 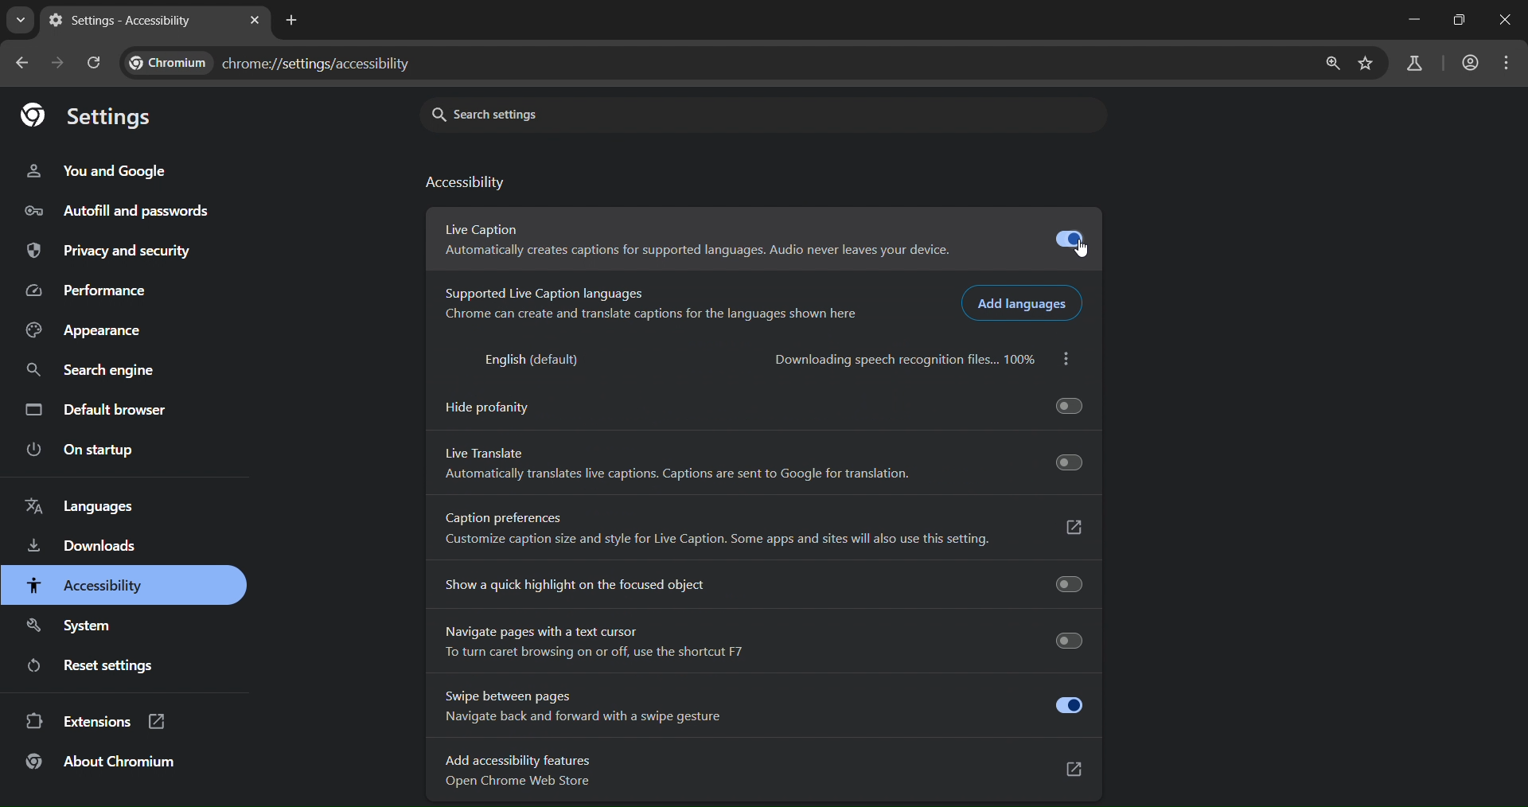 What do you see at coordinates (1462, 19) in the screenshot?
I see `restore down` at bounding box center [1462, 19].